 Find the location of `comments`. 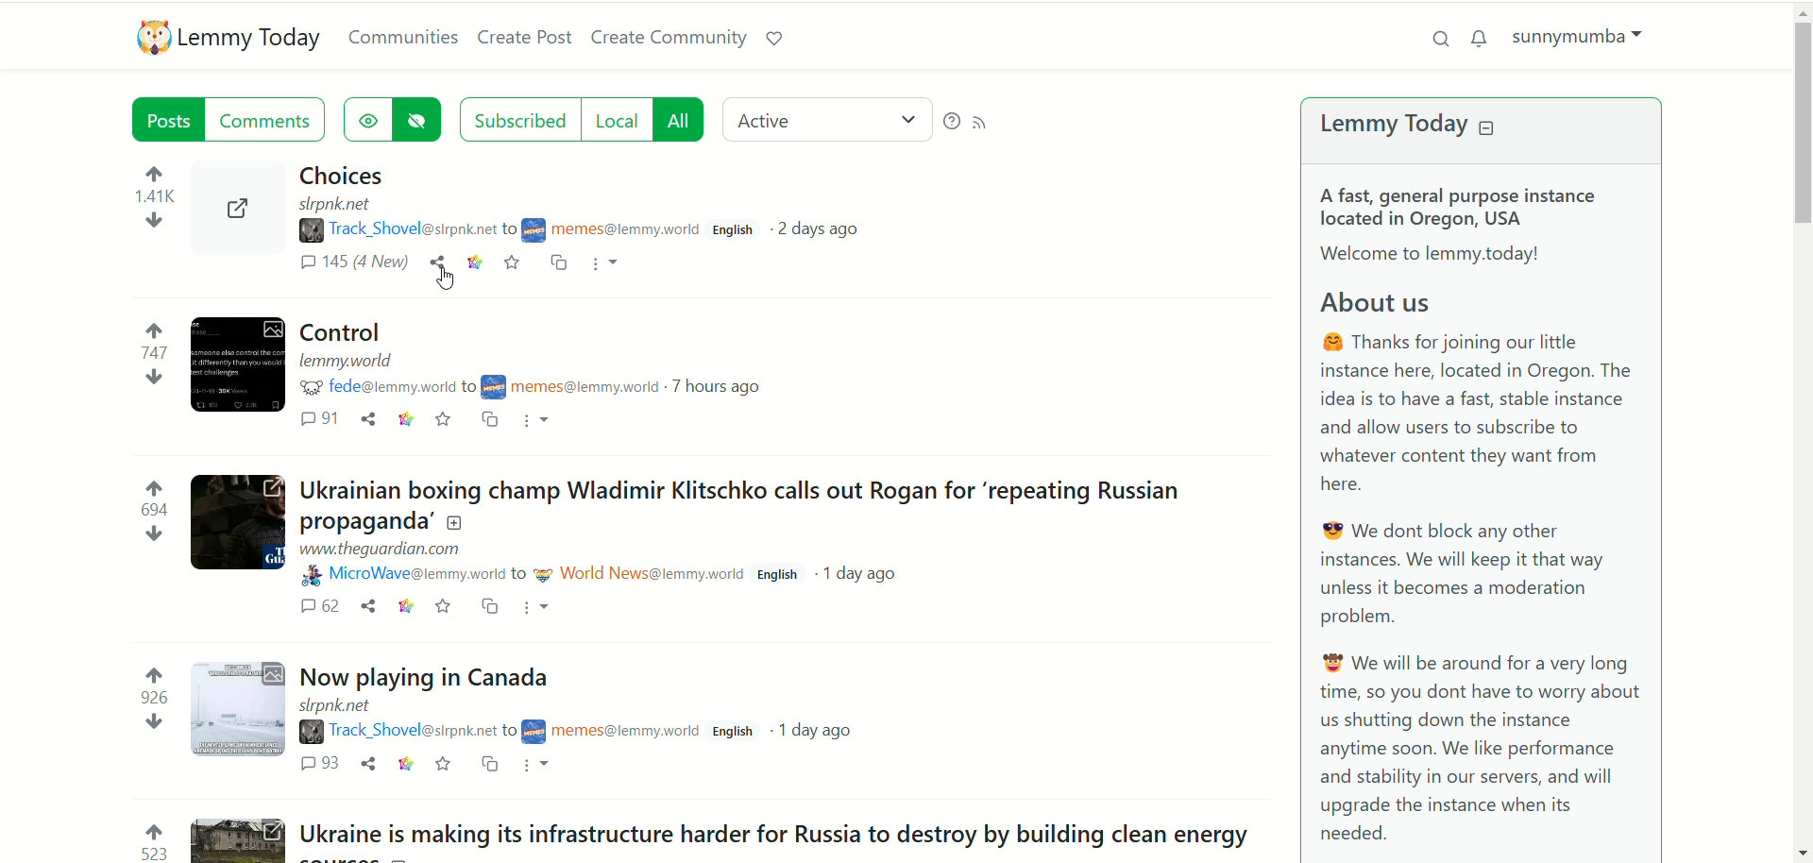

comments is located at coordinates (350, 265).